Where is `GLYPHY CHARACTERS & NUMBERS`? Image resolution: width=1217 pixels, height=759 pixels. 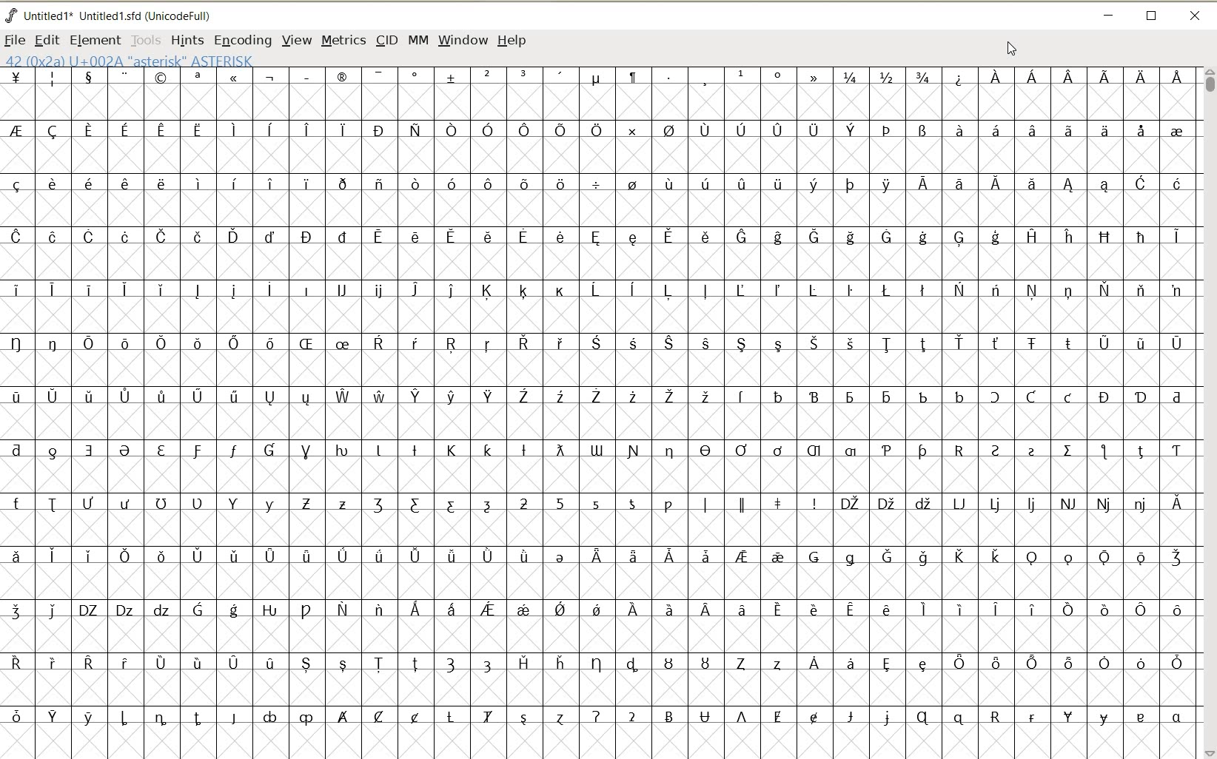
GLYPHY CHARACTERS & NUMBERS is located at coordinates (600, 408).